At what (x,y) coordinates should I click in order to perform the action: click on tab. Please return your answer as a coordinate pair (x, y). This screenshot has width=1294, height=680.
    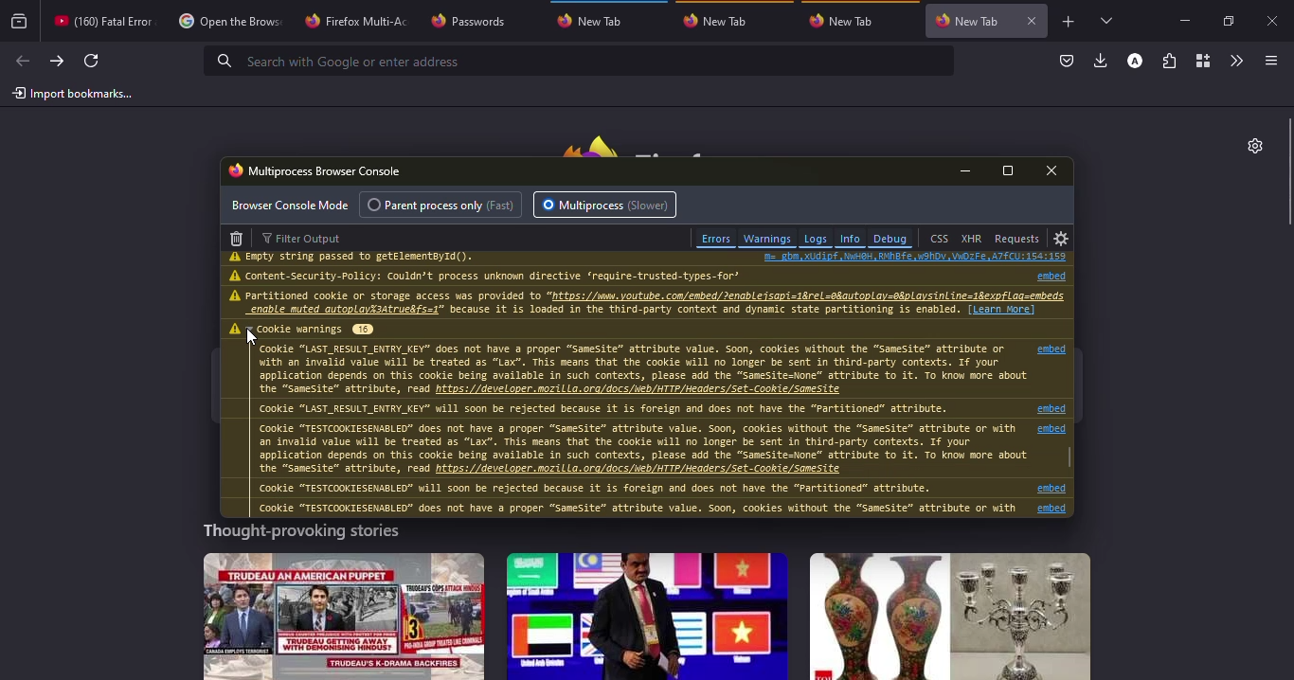
    Looking at the image, I should click on (355, 20).